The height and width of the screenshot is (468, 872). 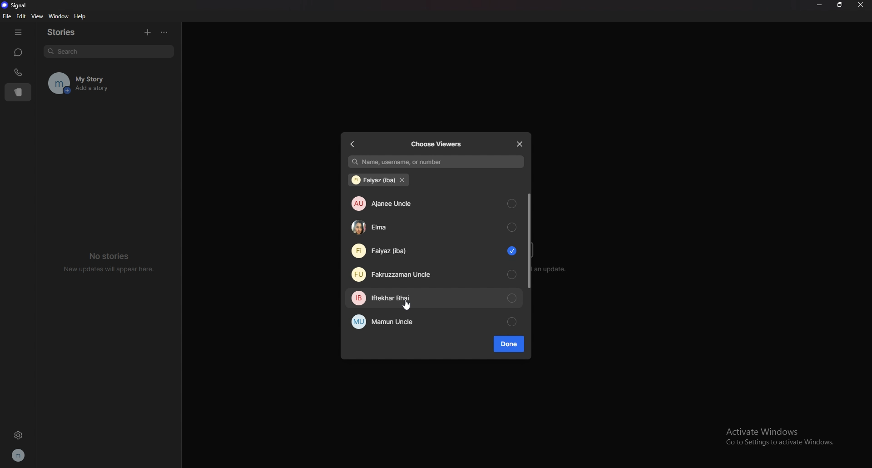 What do you see at coordinates (435, 321) in the screenshot?
I see `mamun uncle` at bounding box center [435, 321].